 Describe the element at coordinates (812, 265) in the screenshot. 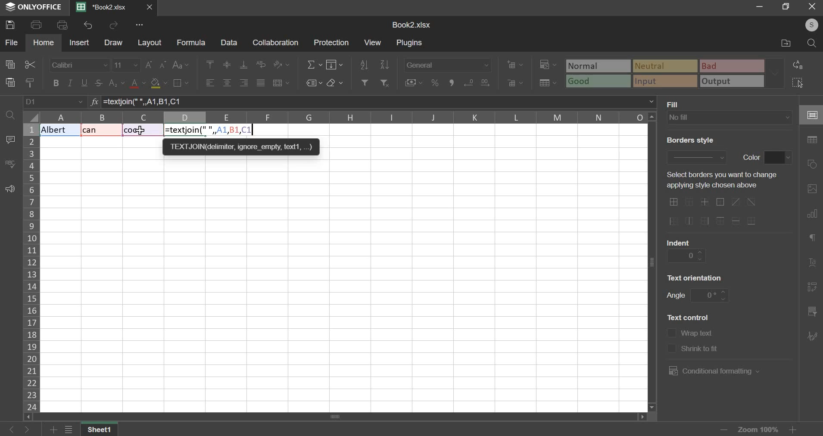

I see `text art` at that location.